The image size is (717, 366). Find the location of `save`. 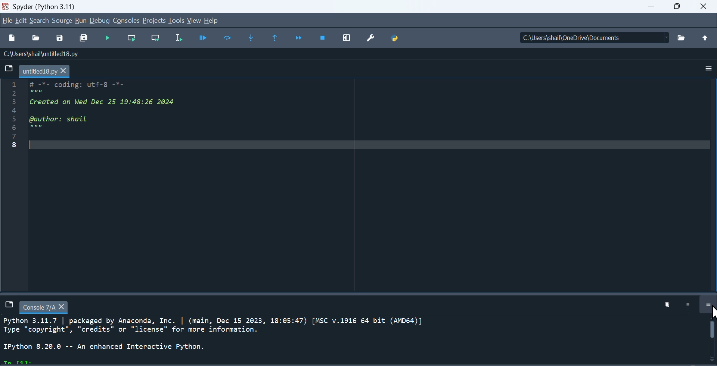

save is located at coordinates (60, 38).